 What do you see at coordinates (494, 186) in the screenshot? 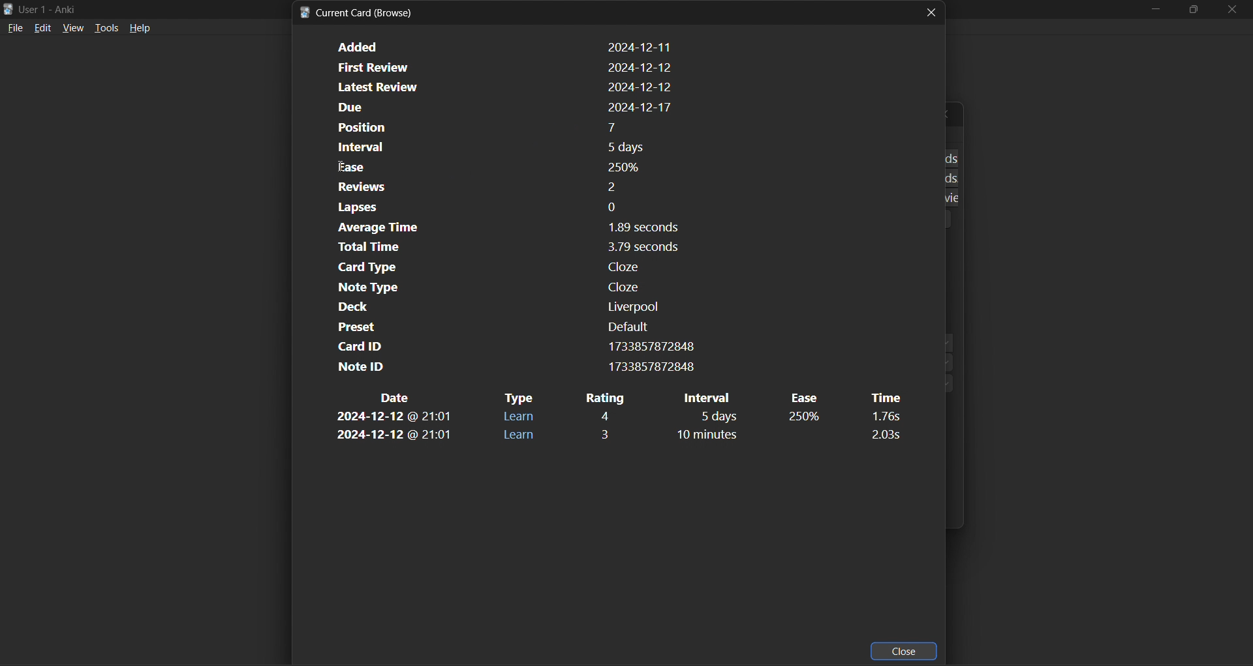
I see `card reviews` at bounding box center [494, 186].